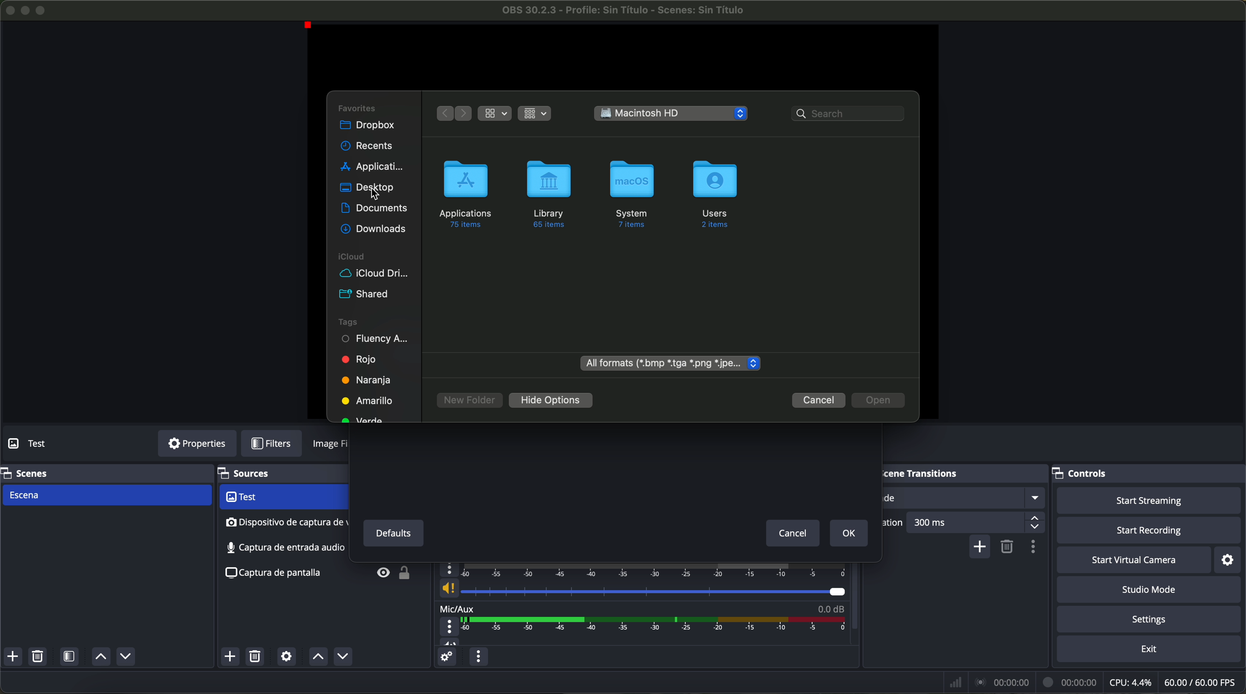  I want to click on red point, so click(311, 26).